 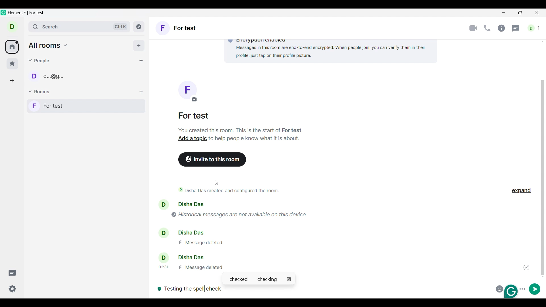 I want to click on For test   You created this room. This is the start of a room of for test, so click(x=241, y=123).